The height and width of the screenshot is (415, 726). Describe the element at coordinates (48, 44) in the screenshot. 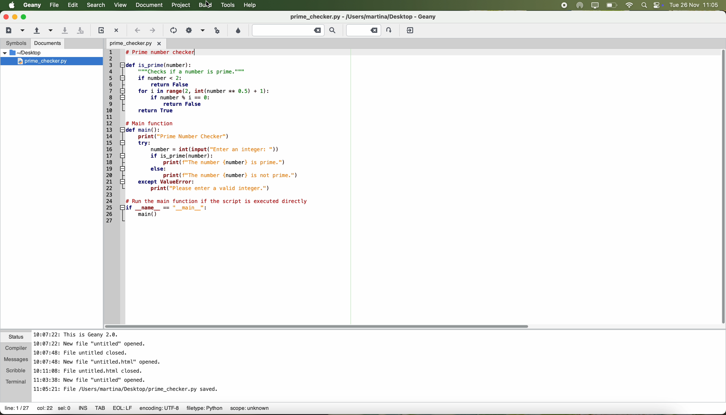

I see `documents` at that location.